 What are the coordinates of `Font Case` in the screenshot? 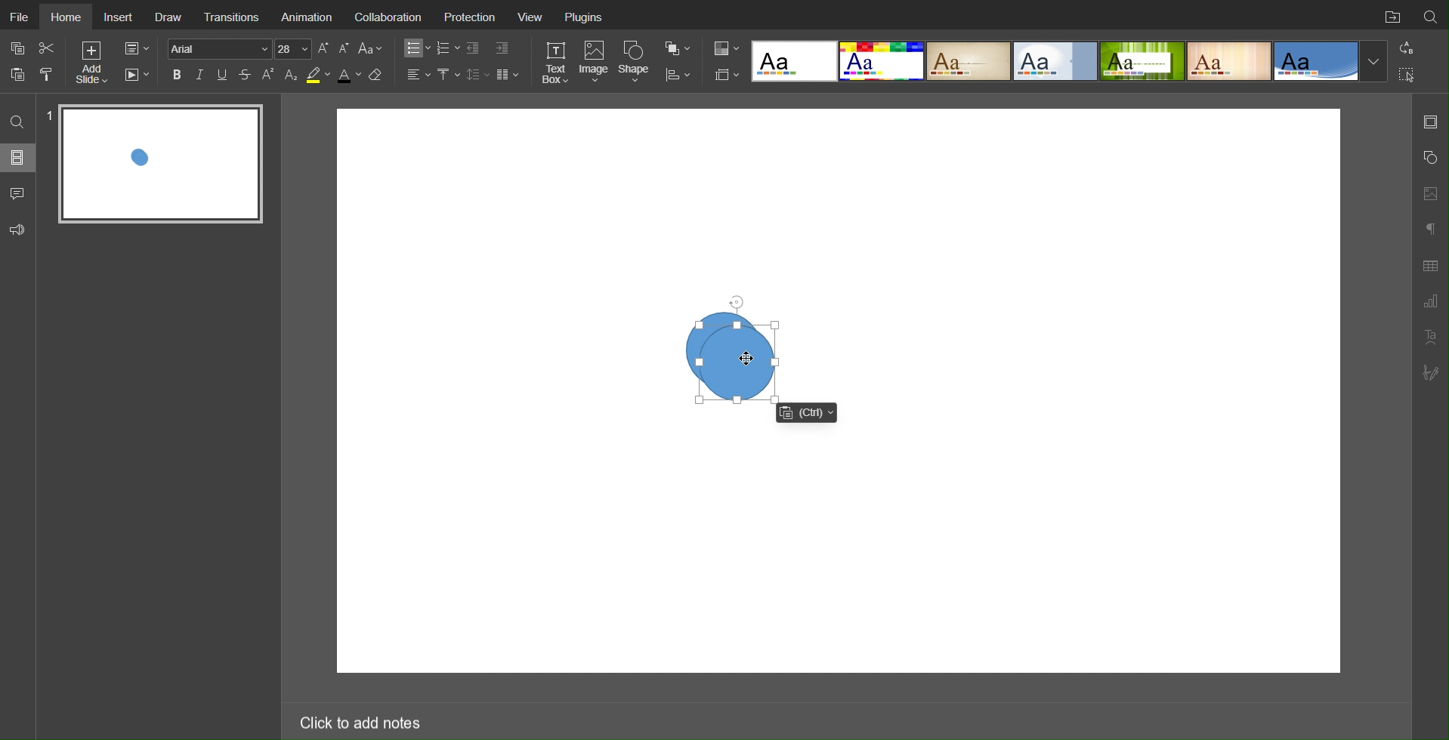 It's located at (372, 48).